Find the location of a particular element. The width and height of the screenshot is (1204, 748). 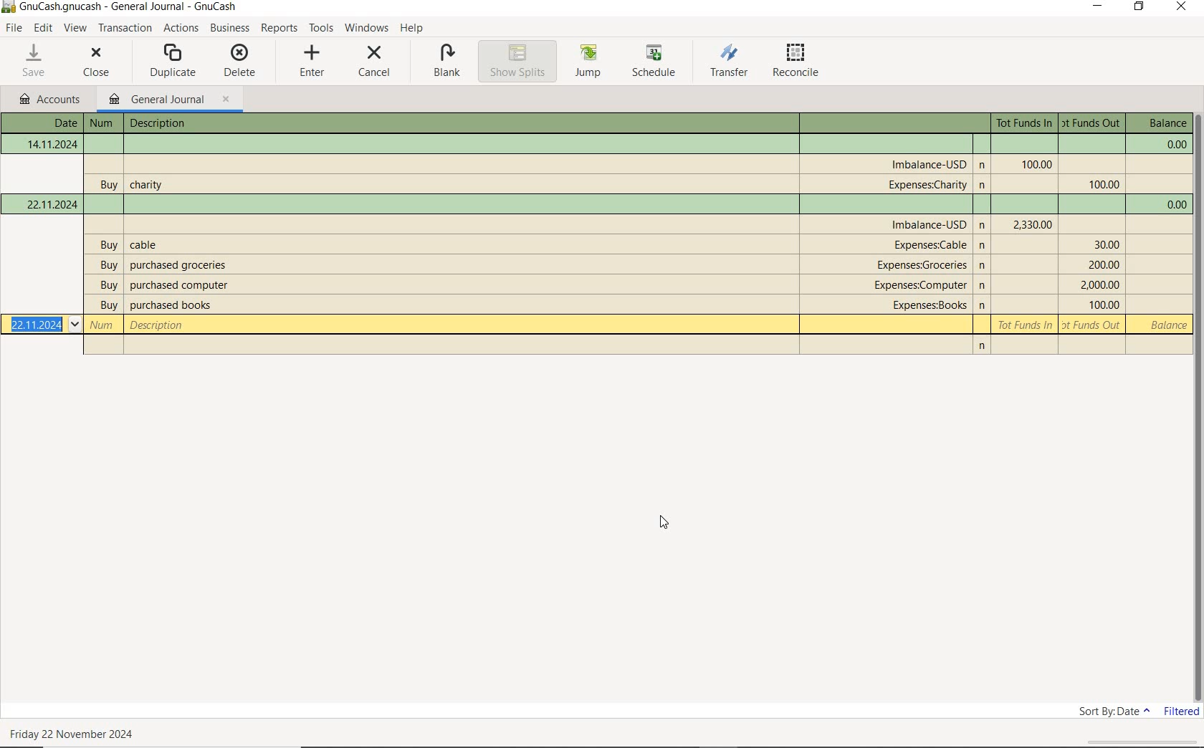

Tot Funds In is located at coordinates (1026, 325).